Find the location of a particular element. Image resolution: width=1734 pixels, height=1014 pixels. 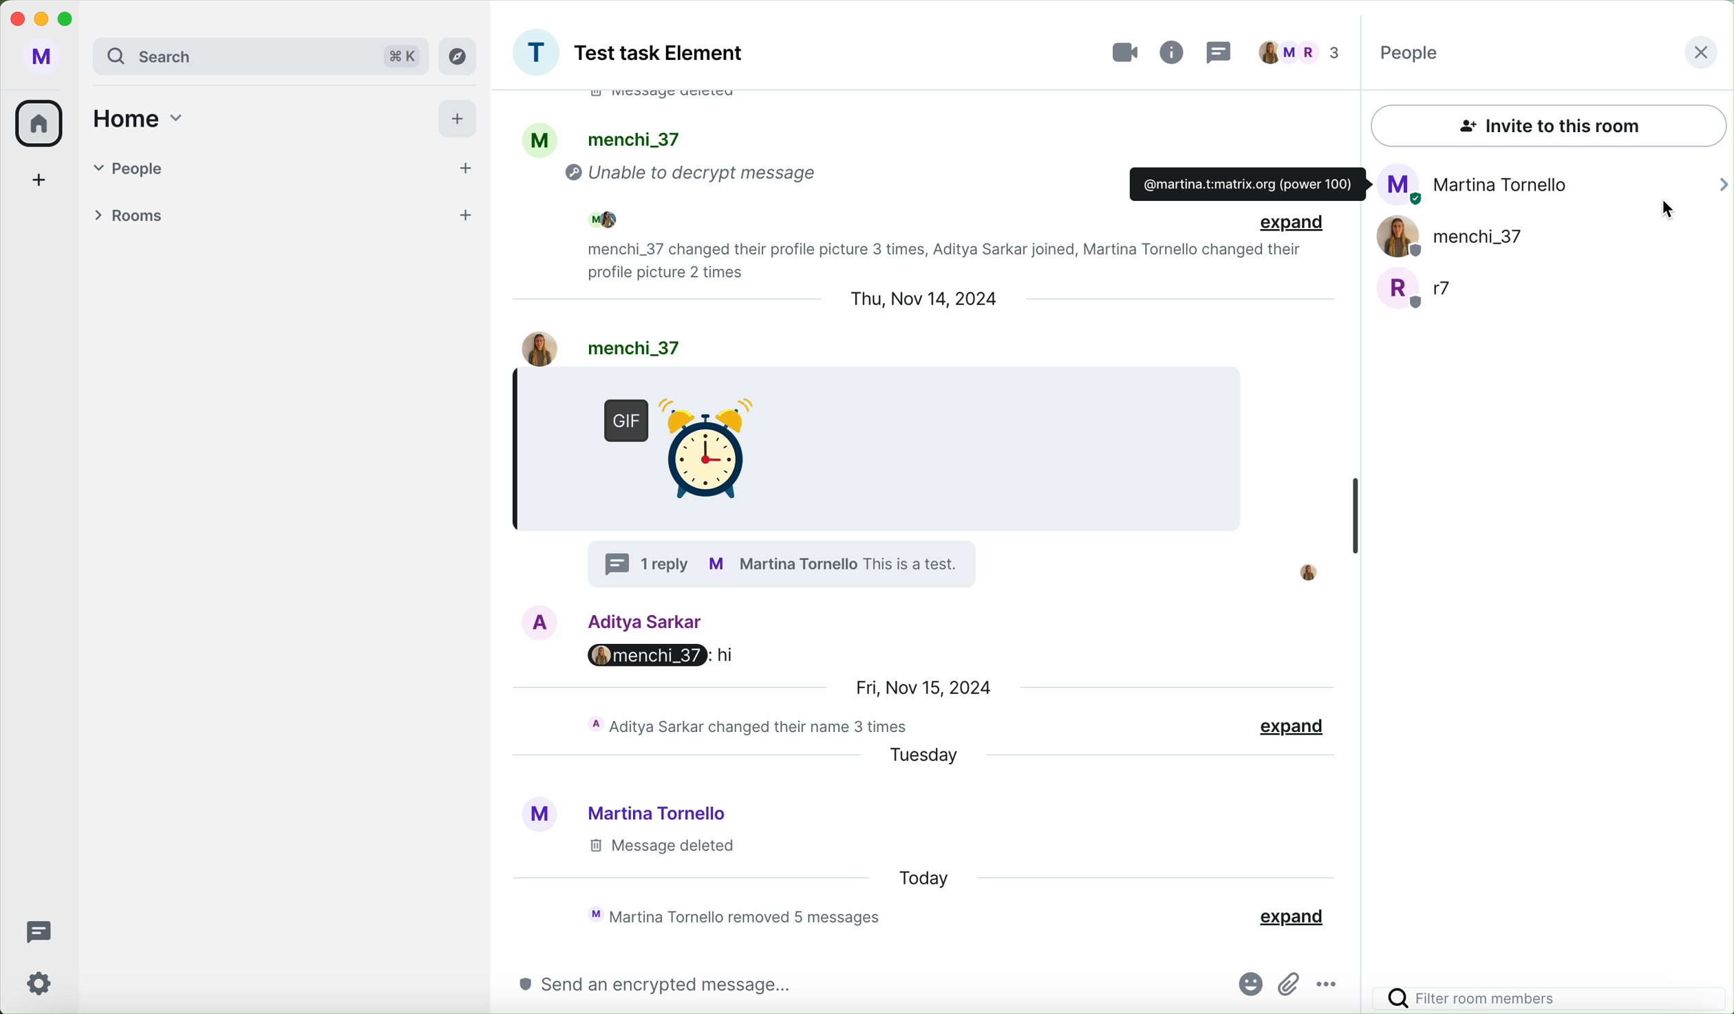

video call is located at coordinates (1126, 49).